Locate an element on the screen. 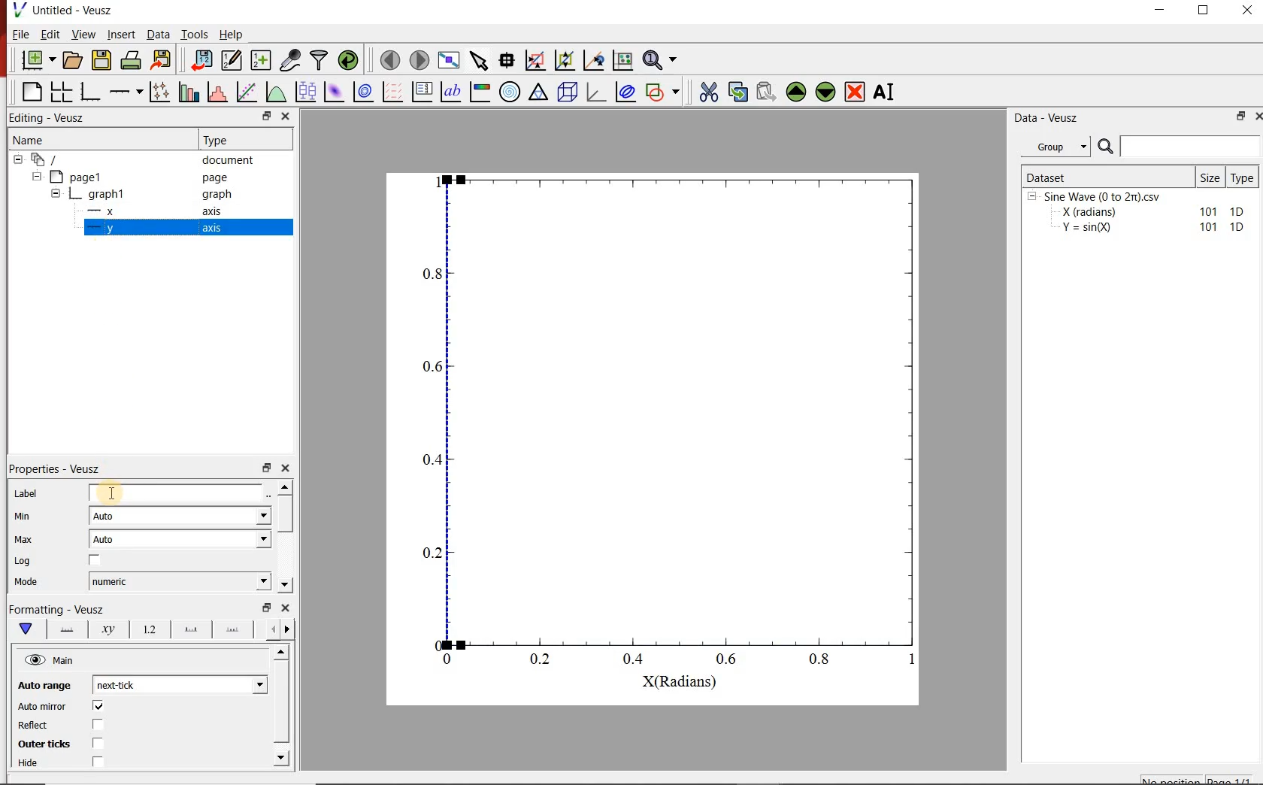  Reflect is located at coordinates (35, 726).